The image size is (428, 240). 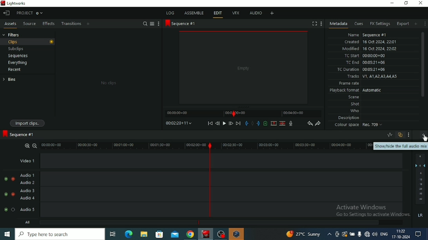 What do you see at coordinates (354, 111) in the screenshot?
I see `Who` at bounding box center [354, 111].